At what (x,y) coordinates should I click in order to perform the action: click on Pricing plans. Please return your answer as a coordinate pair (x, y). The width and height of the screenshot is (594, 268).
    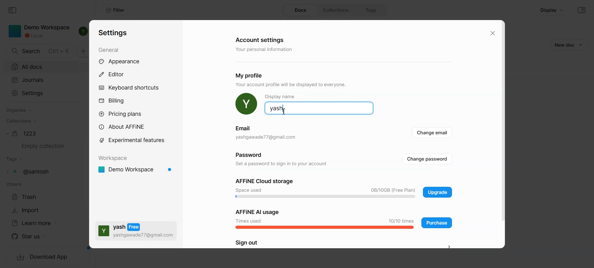
    Looking at the image, I should click on (124, 114).